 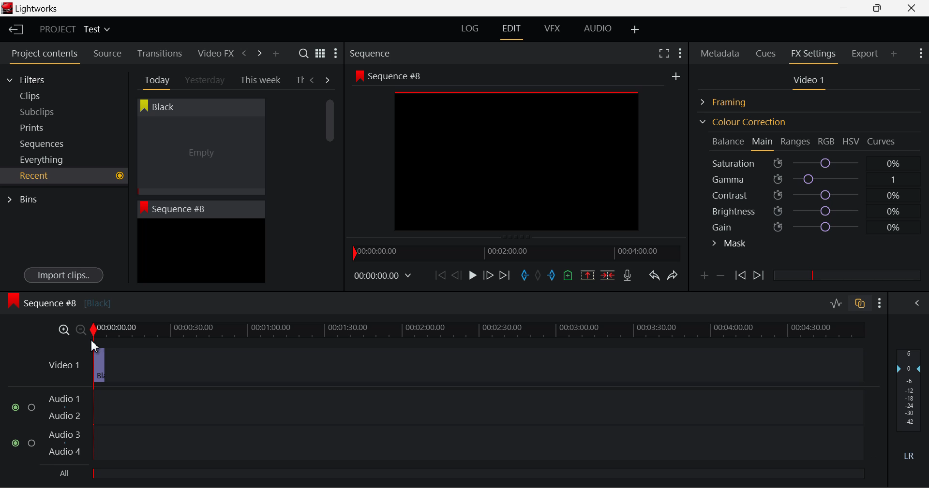 What do you see at coordinates (244, 54) in the screenshot?
I see `Previous Panel` at bounding box center [244, 54].